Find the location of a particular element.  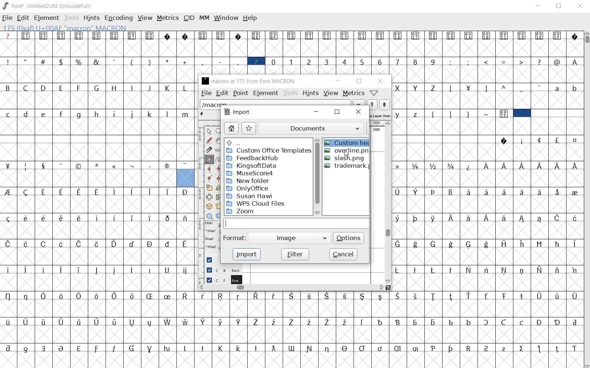

freehand is located at coordinates (208, 140).